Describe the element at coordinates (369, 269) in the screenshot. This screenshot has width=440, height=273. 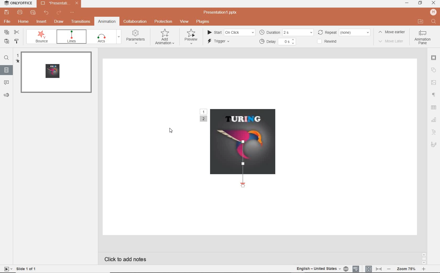
I see `fit to slide` at that location.